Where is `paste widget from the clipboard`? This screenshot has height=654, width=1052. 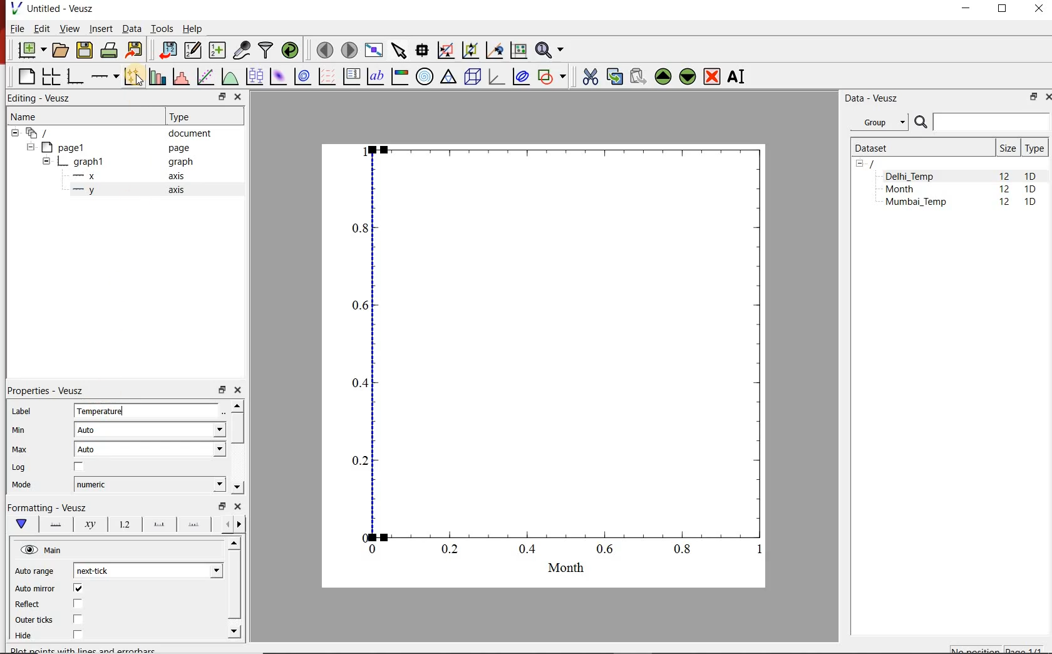
paste widget from the clipboard is located at coordinates (639, 76).